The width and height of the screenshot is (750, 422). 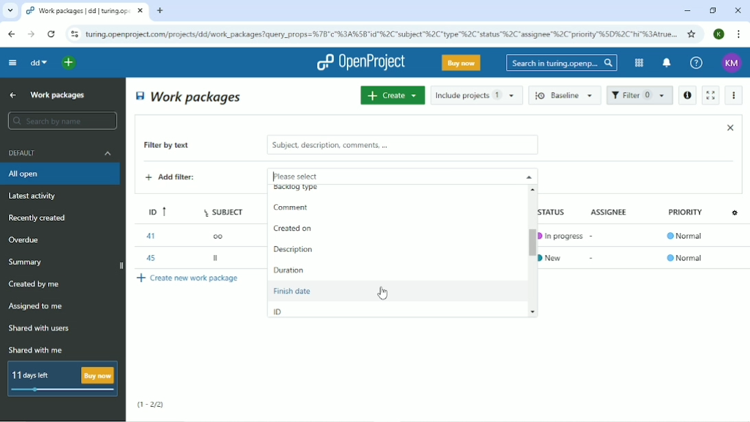 What do you see at coordinates (687, 11) in the screenshot?
I see `Minimize` at bounding box center [687, 11].